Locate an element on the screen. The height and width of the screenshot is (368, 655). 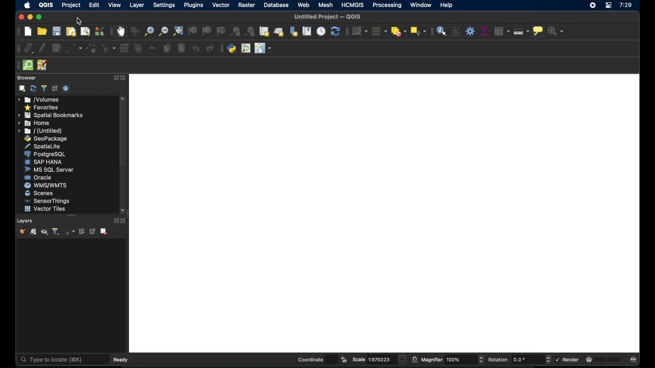
drag handle is located at coordinates (17, 65).